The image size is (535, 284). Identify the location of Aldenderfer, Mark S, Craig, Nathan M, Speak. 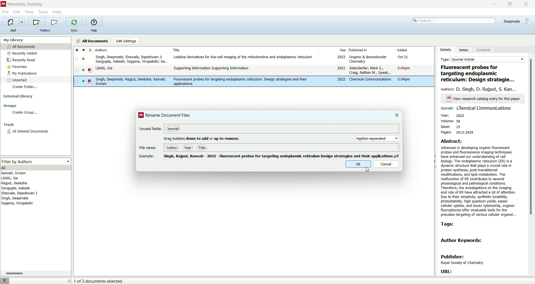
(369, 71).